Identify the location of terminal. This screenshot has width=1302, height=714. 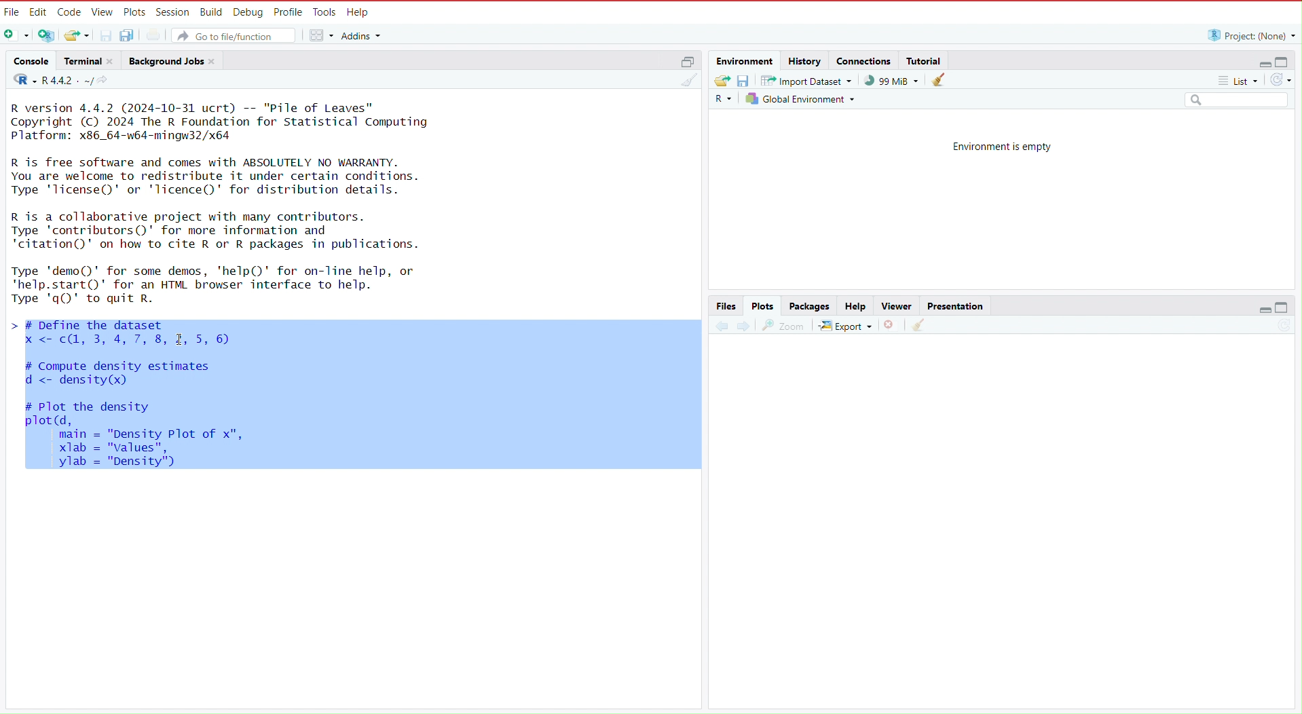
(80, 60).